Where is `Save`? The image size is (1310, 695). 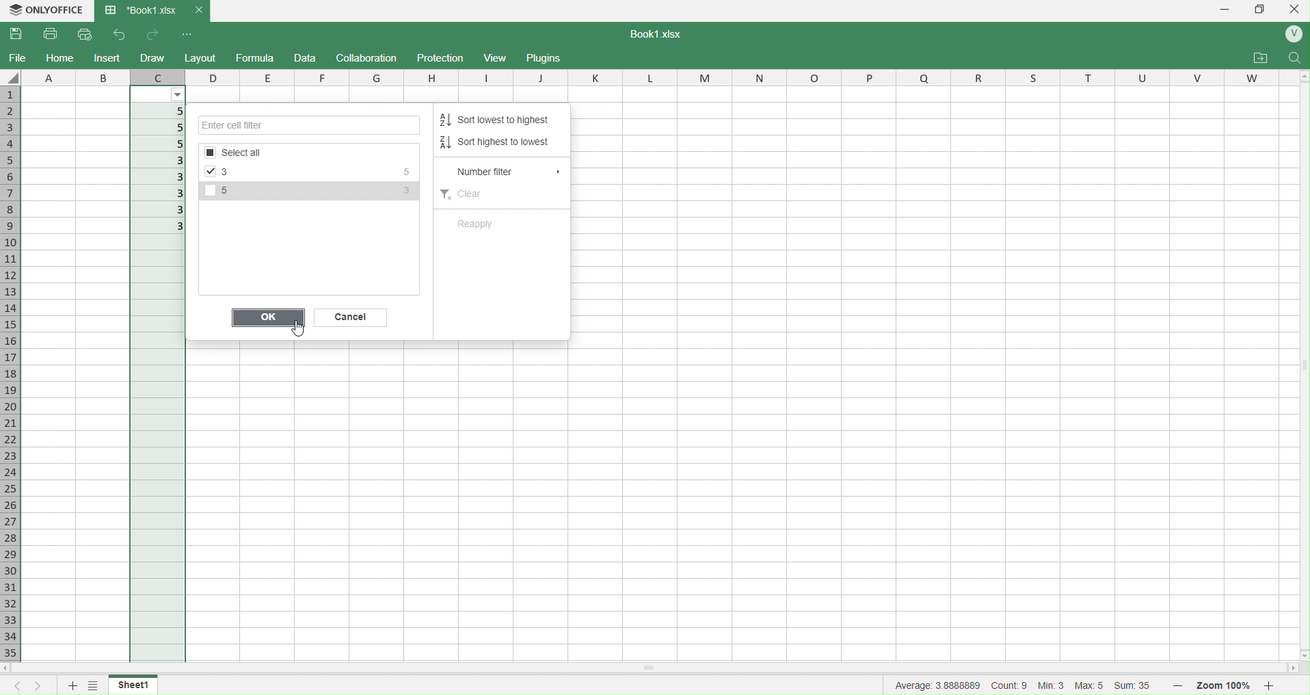 Save is located at coordinates (18, 34).